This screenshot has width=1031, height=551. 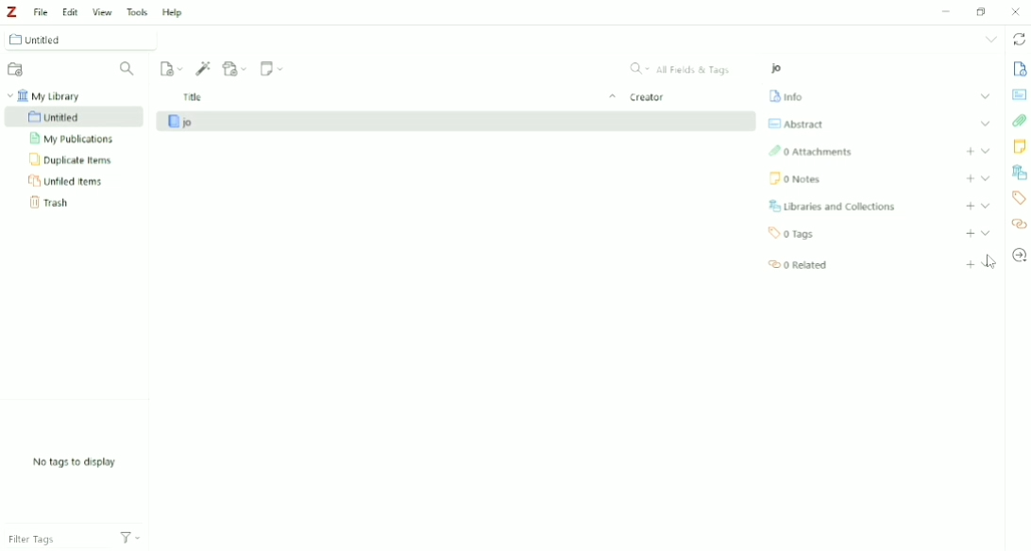 I want to click on Untitled Collection, so click(x=74, y=118).